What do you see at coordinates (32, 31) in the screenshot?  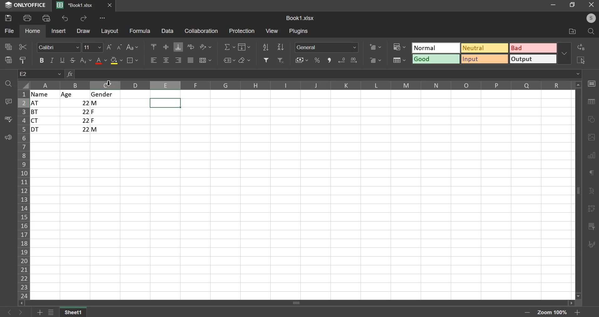 I see `` at bounding box center [32, 31].